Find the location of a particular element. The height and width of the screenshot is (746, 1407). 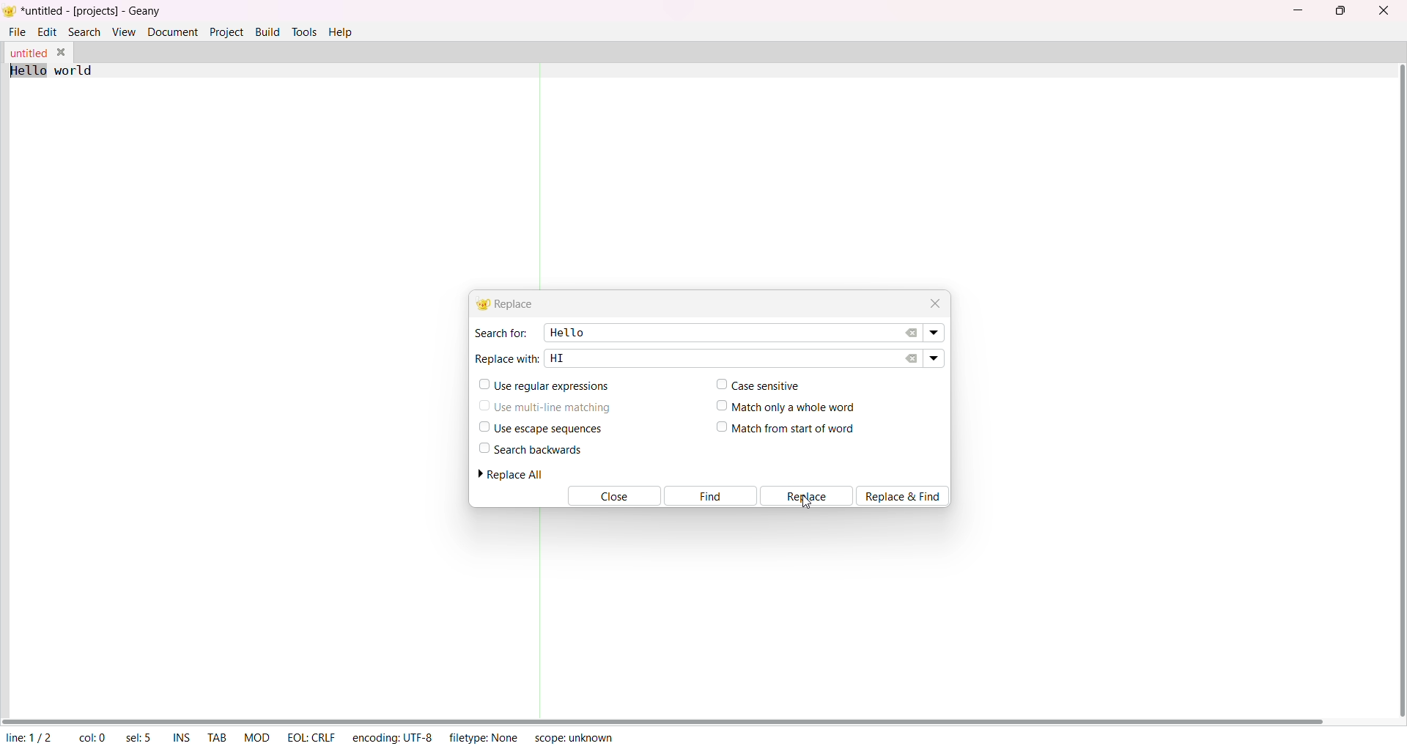

minimize is located at coordinates (1301, 9).